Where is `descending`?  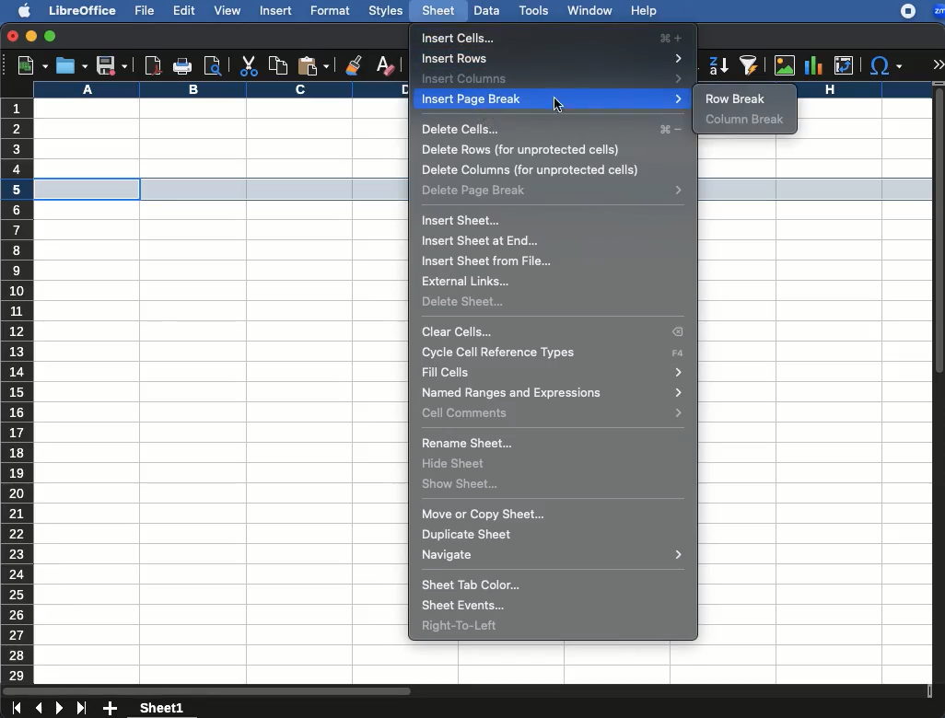 descending is located at coordinates (718, 65).